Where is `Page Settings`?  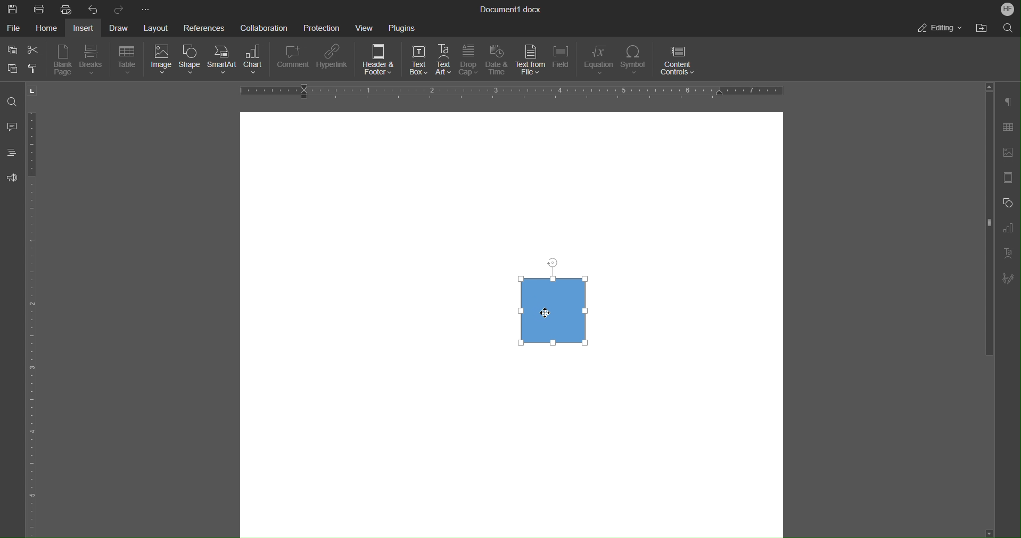
Page Settings is located at coordinates (1010, 178).